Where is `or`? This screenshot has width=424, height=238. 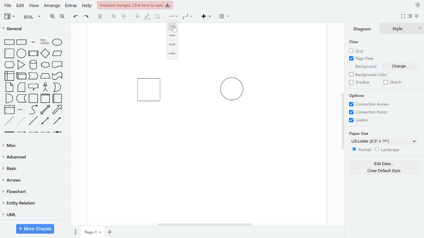
or is located at coordinates (57, 87).